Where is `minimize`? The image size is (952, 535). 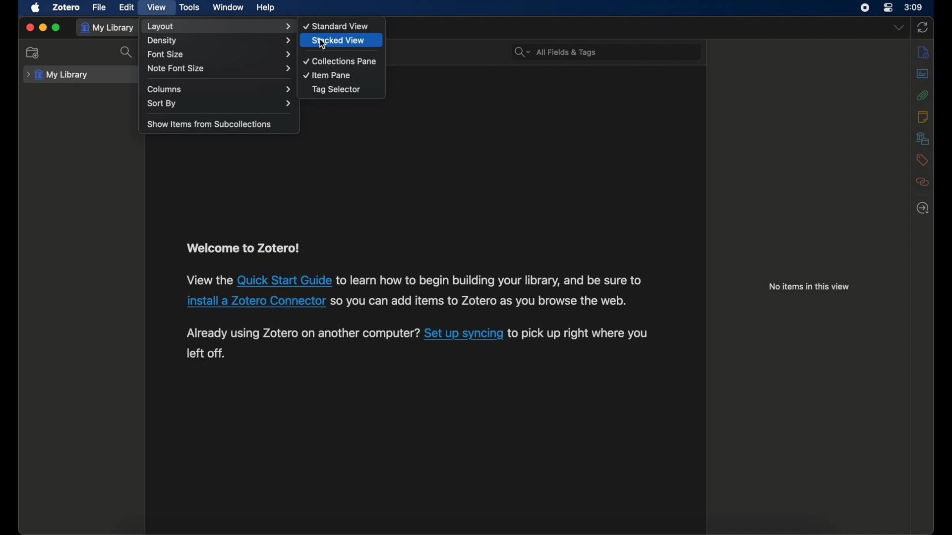
minimize is located at coordinates (44, 27).